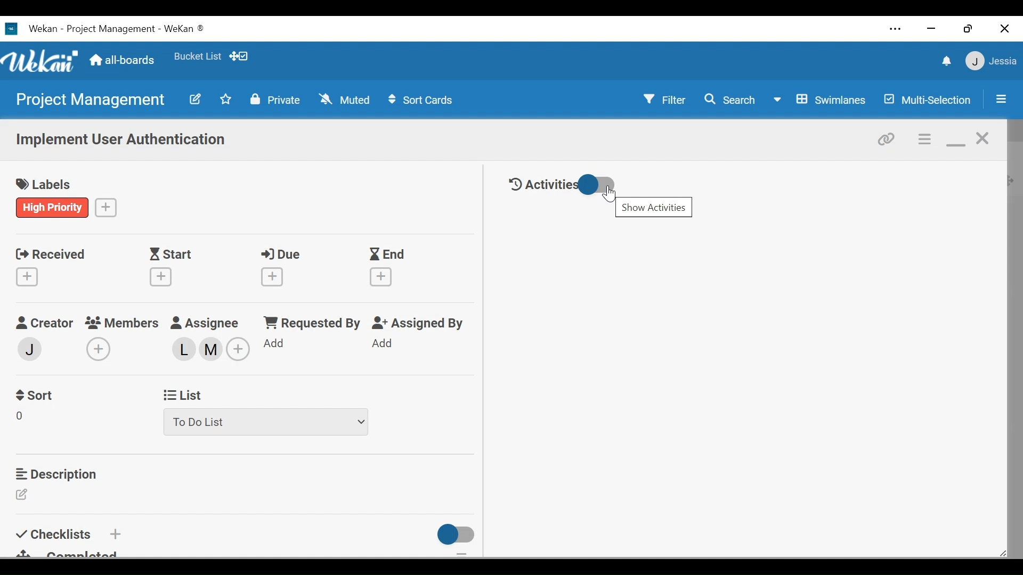 The height and width of the screenshot is (575, 1023). Describe the element at coordinates (25, 496) in the screenshot. I see `Edit` at that location.